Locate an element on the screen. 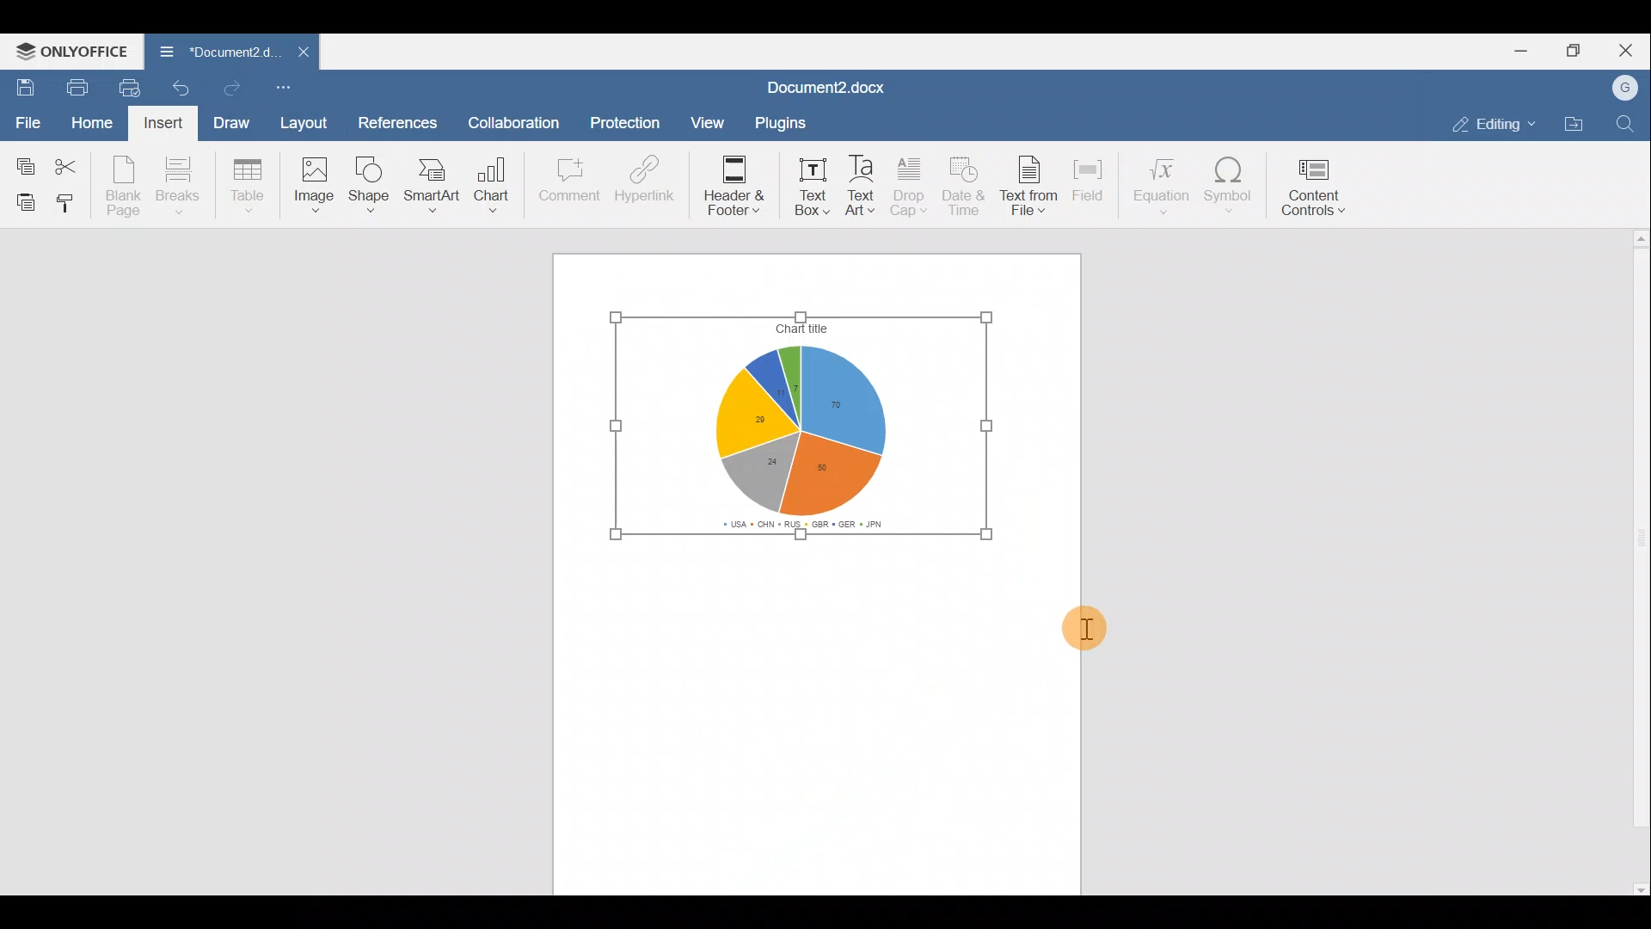  Copy is located at coordinates (21, 163).